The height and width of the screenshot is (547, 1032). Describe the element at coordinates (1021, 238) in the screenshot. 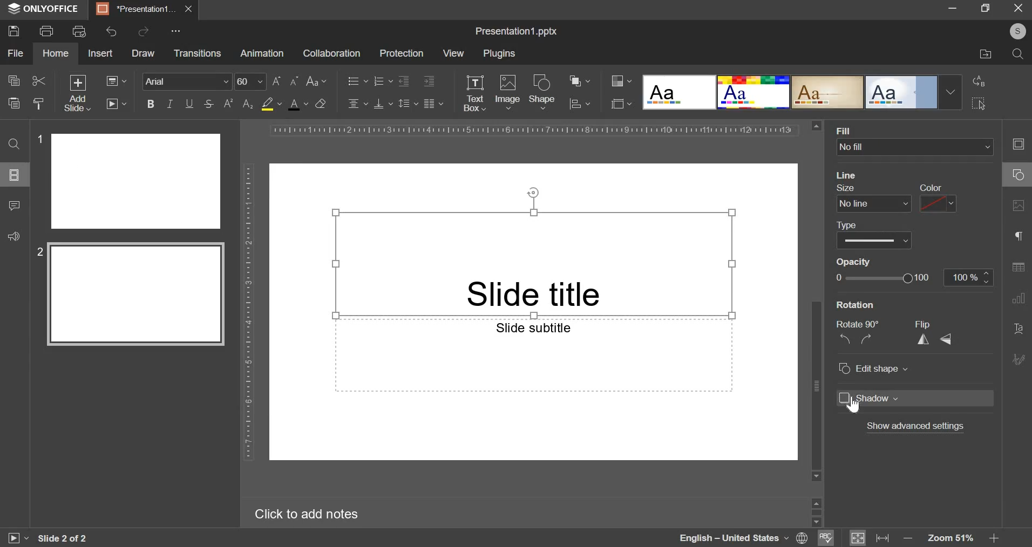

I see `character settings` at that location.